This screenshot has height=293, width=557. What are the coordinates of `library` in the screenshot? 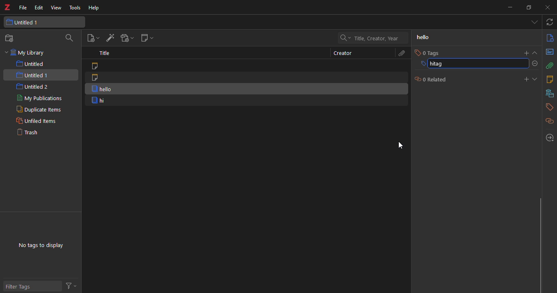 It's located at (548, 93).